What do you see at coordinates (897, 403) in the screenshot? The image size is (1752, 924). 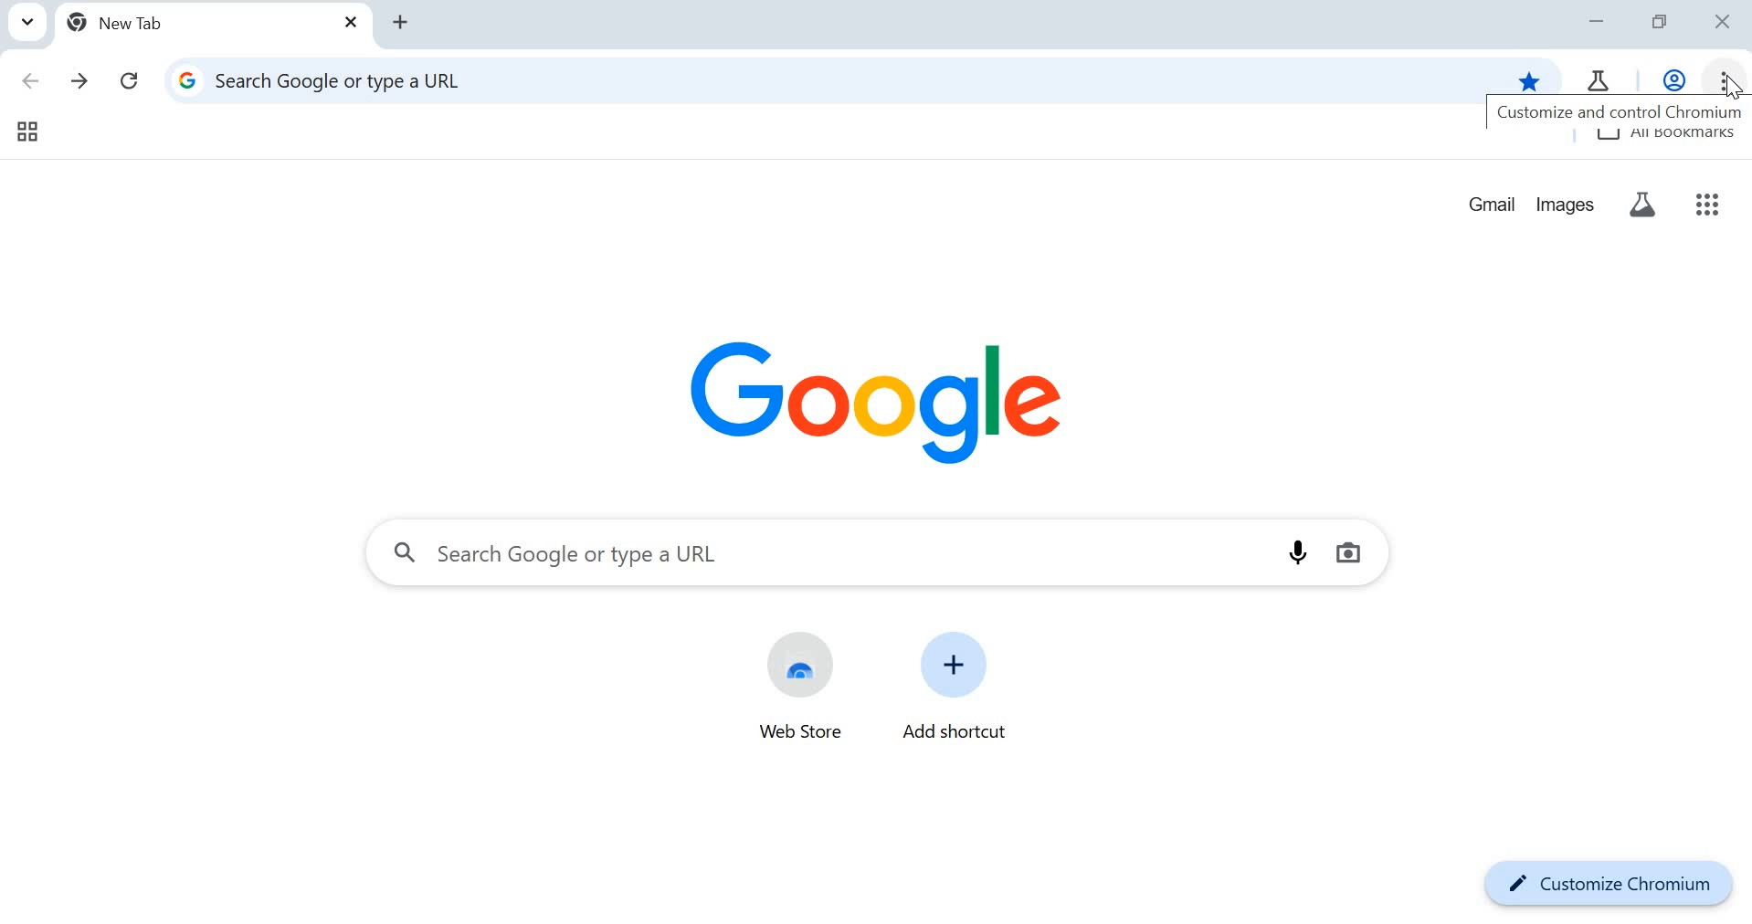 I see `Google Logo` at bounding box center [897, 403].